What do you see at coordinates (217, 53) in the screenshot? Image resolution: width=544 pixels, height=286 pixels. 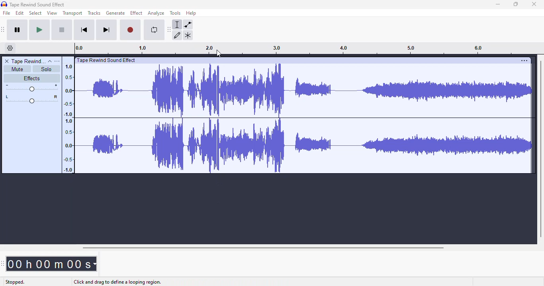 I see `cursor` at bounding box center [217, 53].